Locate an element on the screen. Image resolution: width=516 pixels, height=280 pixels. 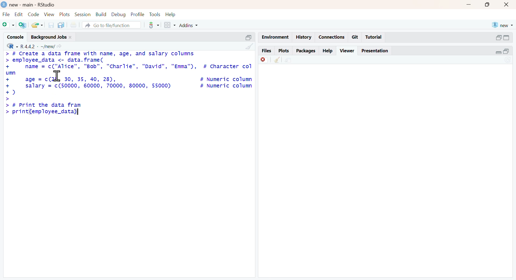
Tools is located at coordinates (154, 14).